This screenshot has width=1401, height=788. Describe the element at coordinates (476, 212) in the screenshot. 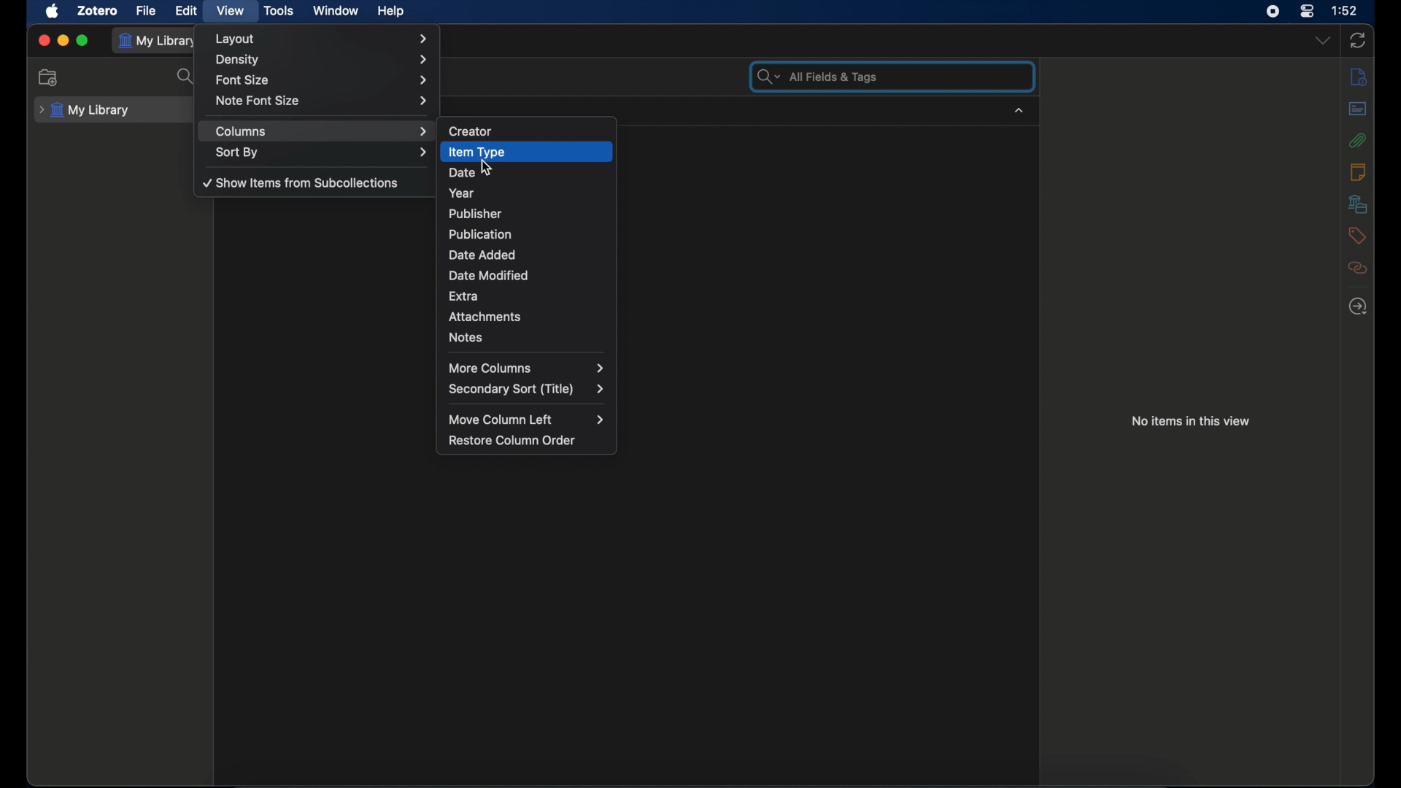

I see `publisher` at that location.